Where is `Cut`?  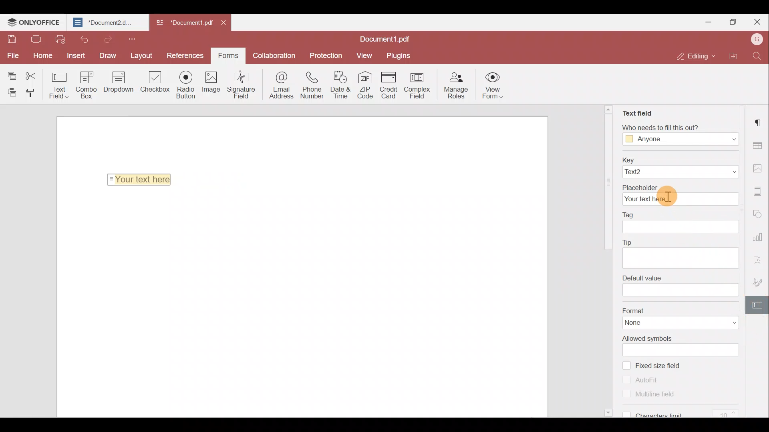 Cut is located at coordinates (34, 74).